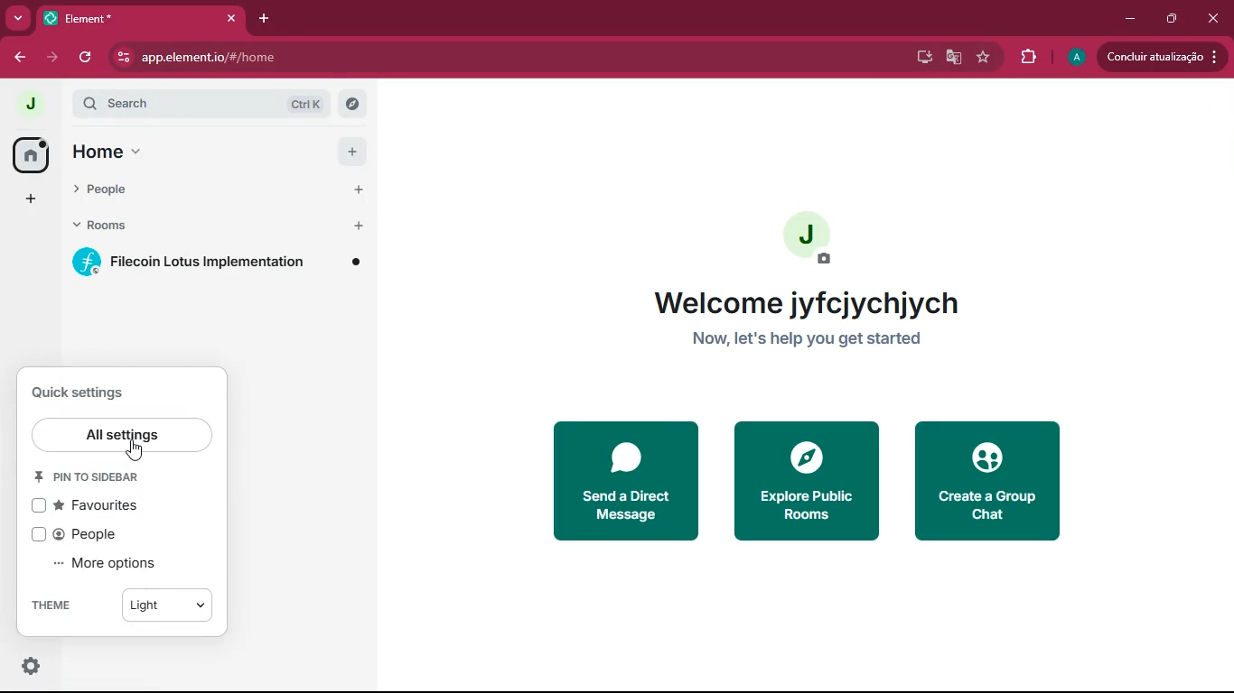 The width and height of the screenshot is (1234, 693). What do you see at coordinates (33, 667) in the screenshot?
I see `settings` at bounding box center [33, 667].